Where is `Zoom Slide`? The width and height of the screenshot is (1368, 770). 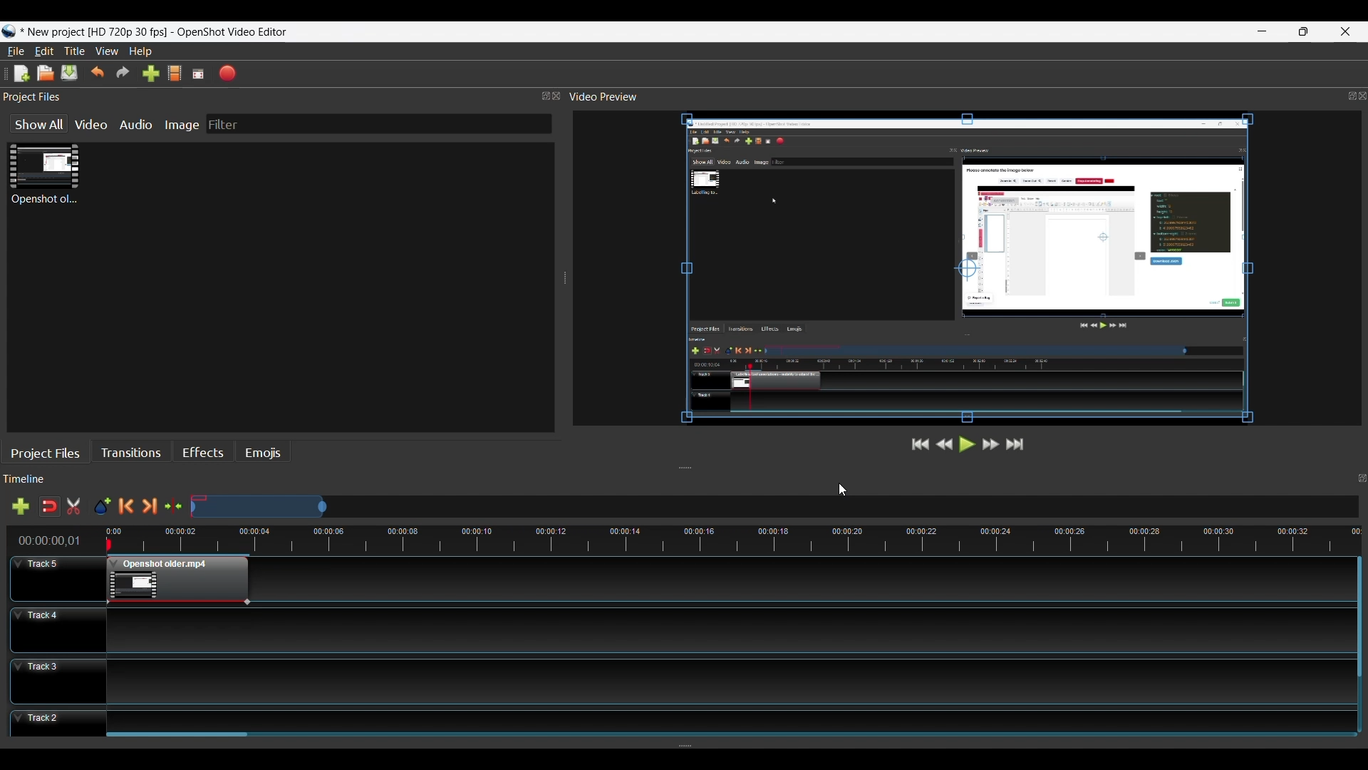 Zoom Slide is located at coordinates (277, 505).